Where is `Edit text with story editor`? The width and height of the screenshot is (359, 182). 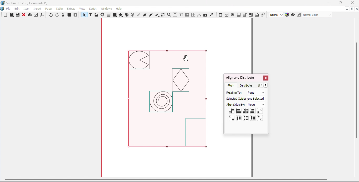
Edit text with story editor is located at coordinates (181, 15).